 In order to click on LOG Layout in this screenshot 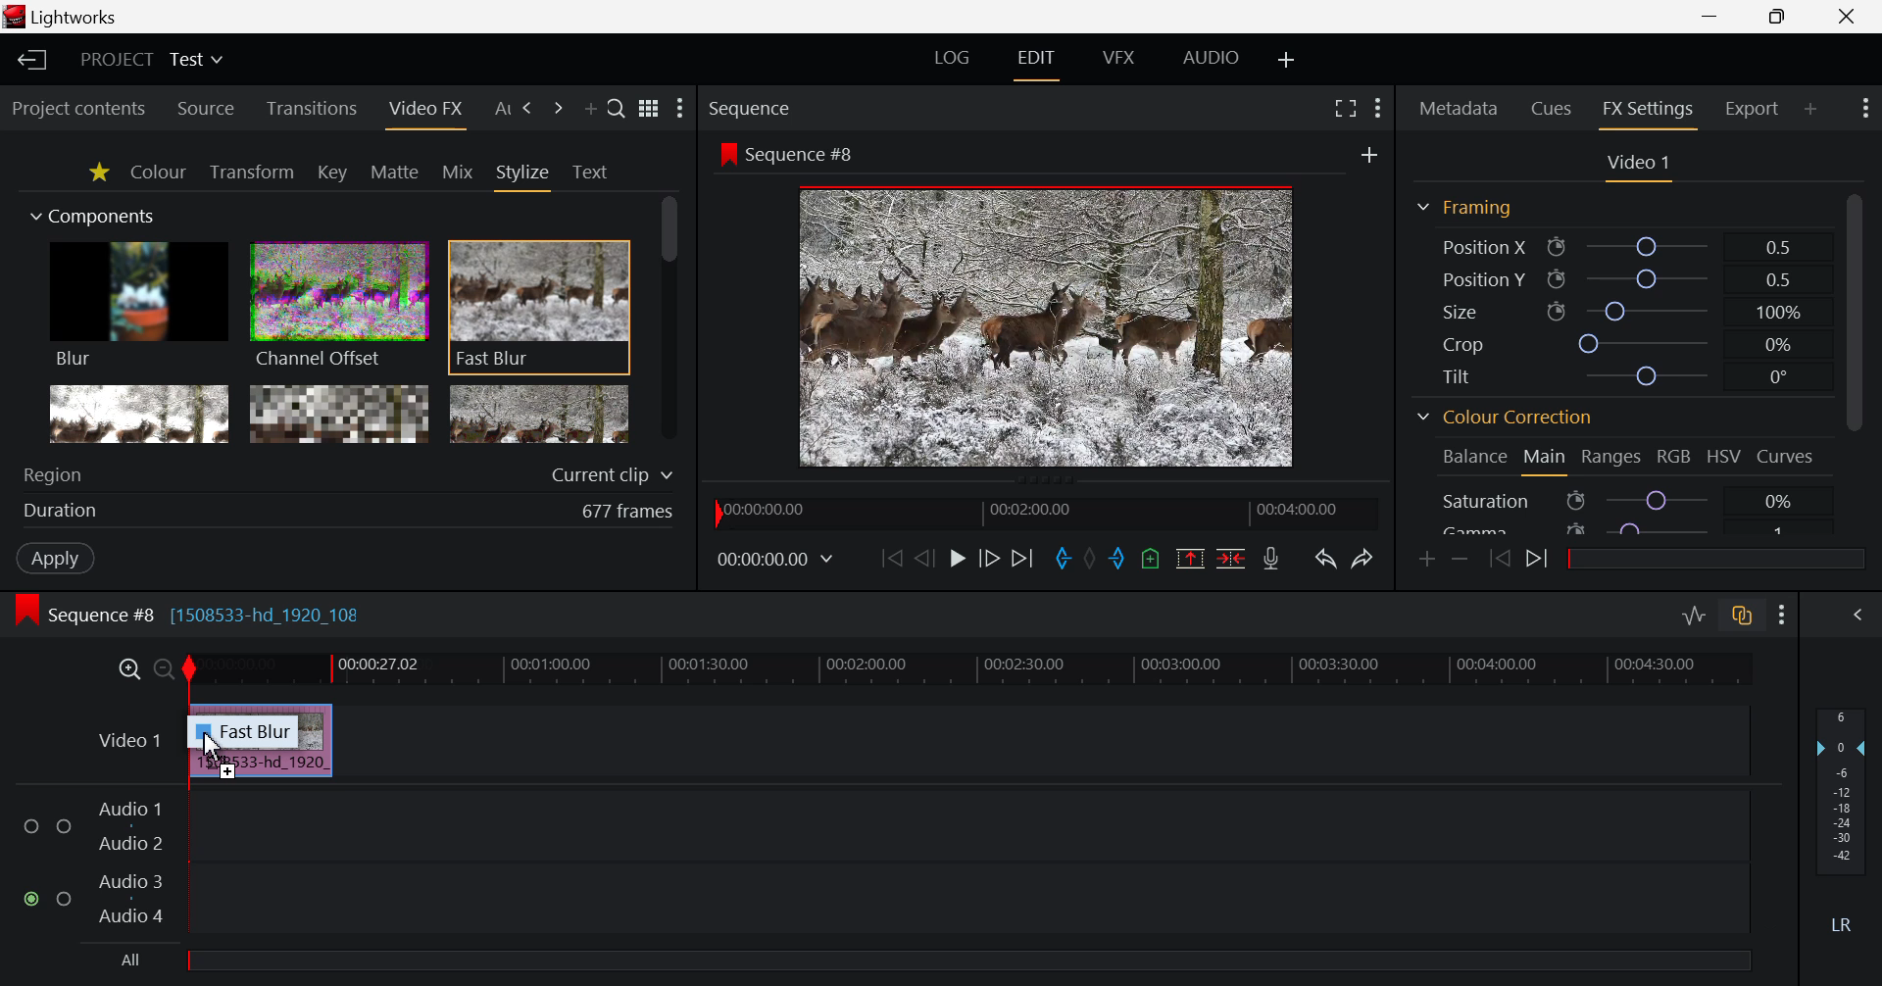, I will do `click(953, 63)`.